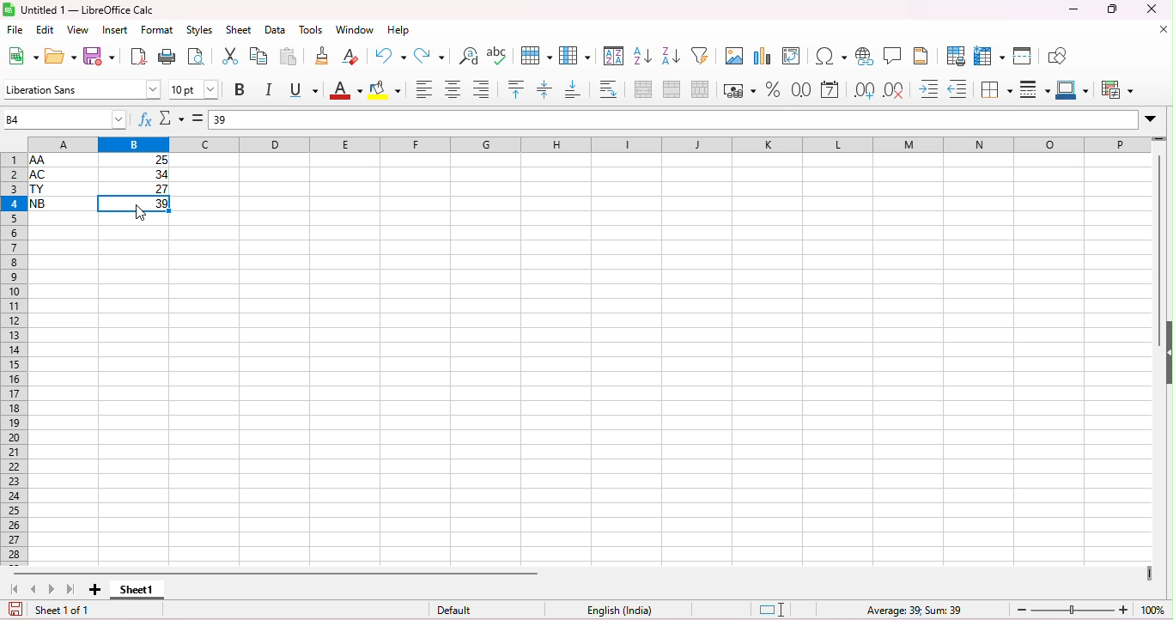  I want to click on last sheet, so click(70, 590).